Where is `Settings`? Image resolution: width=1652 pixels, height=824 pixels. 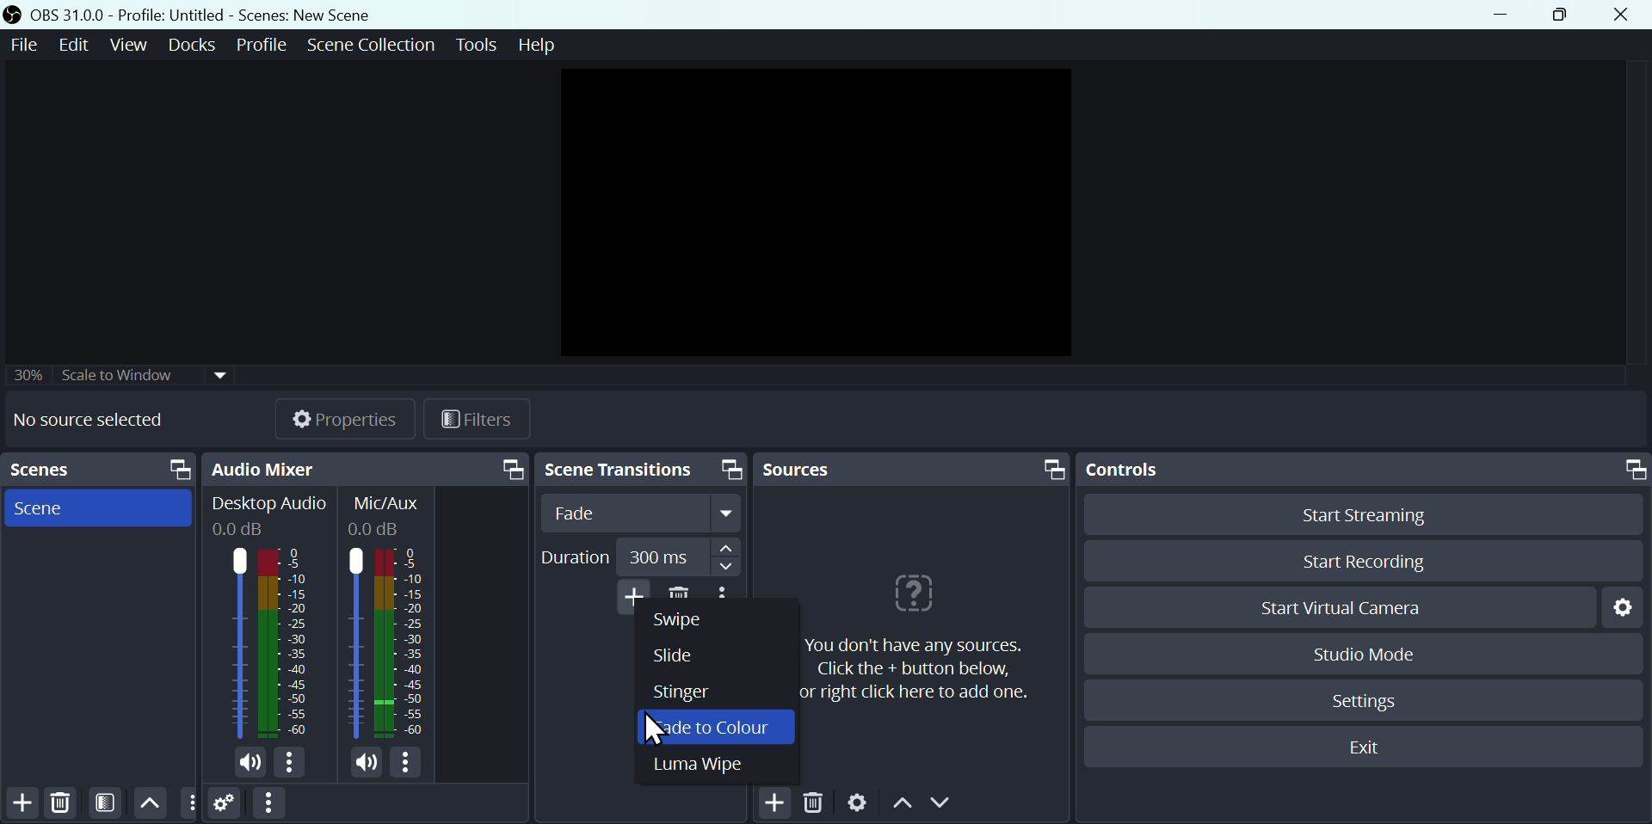 Settings is located at coordinates (1371, 698).